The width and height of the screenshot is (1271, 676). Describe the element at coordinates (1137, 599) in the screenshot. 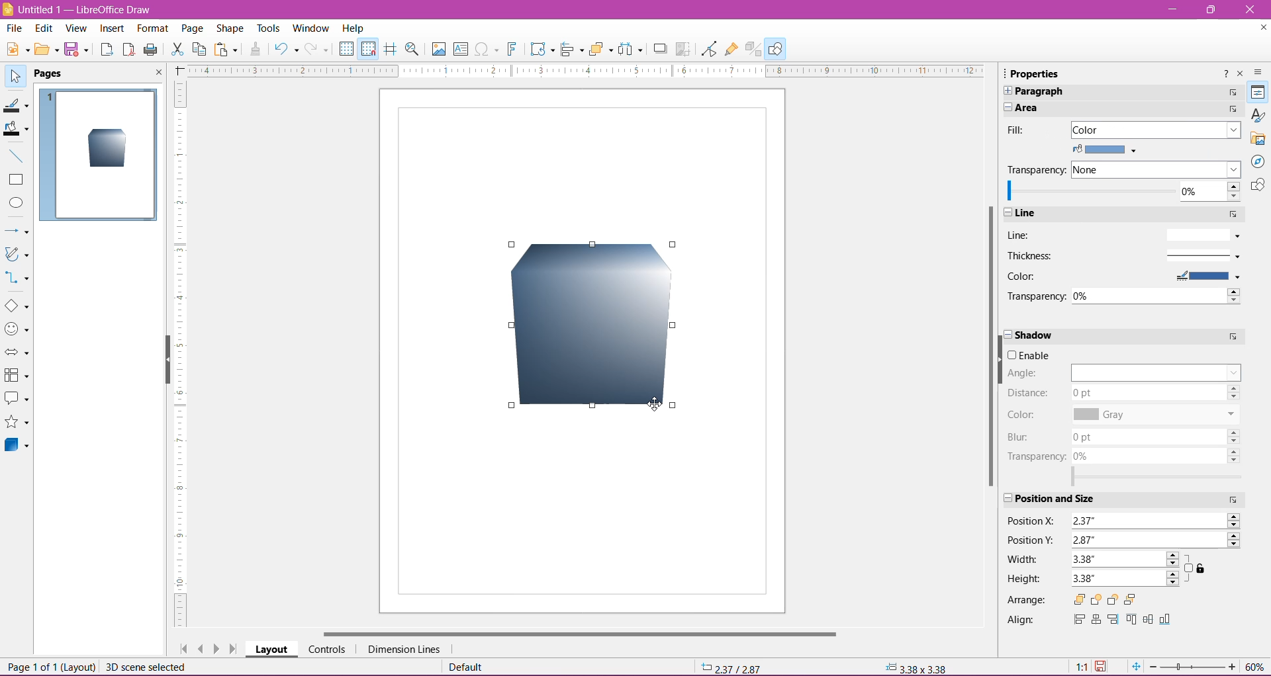

I see `Send to Back` at that location.